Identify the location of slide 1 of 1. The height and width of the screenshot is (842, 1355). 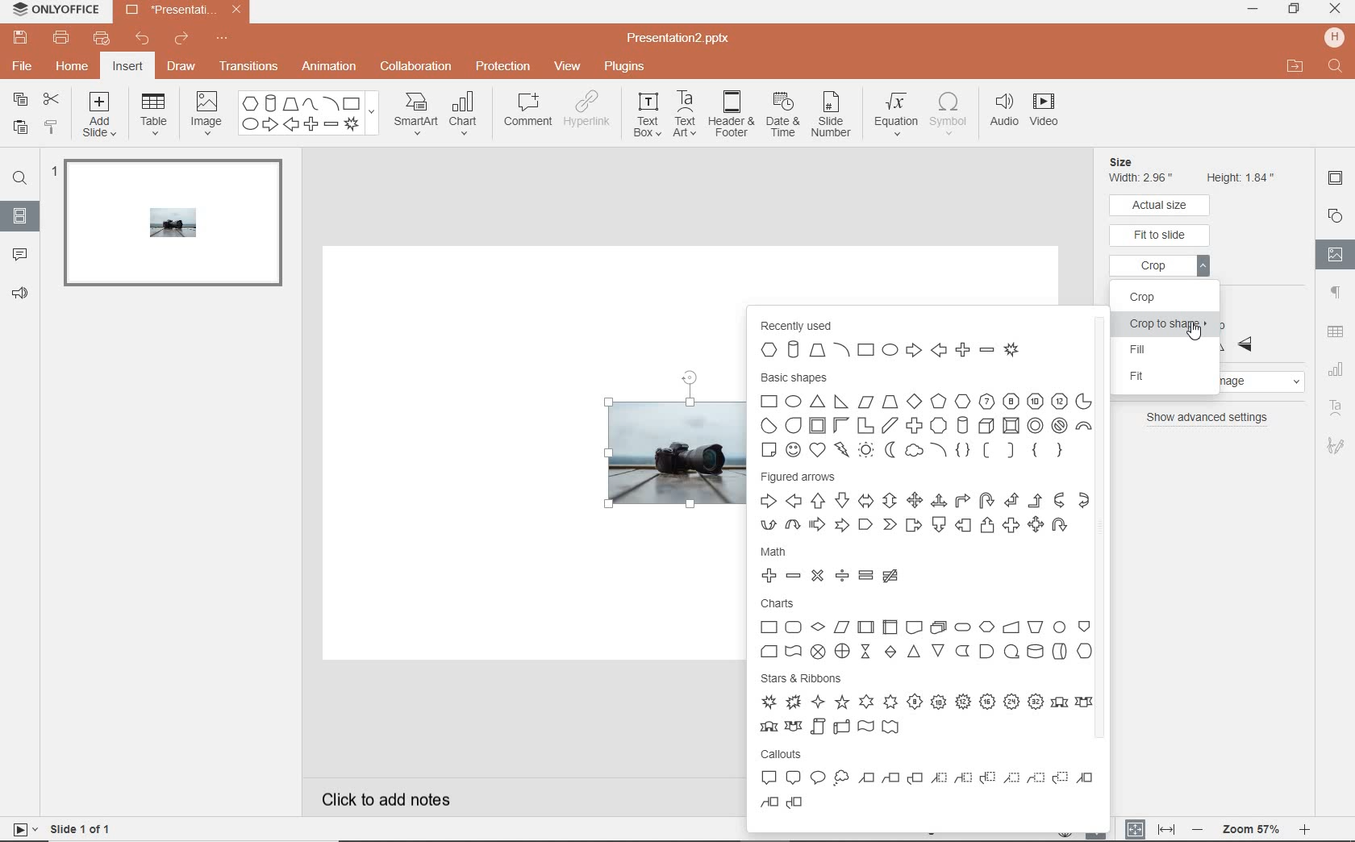
(60, 831).